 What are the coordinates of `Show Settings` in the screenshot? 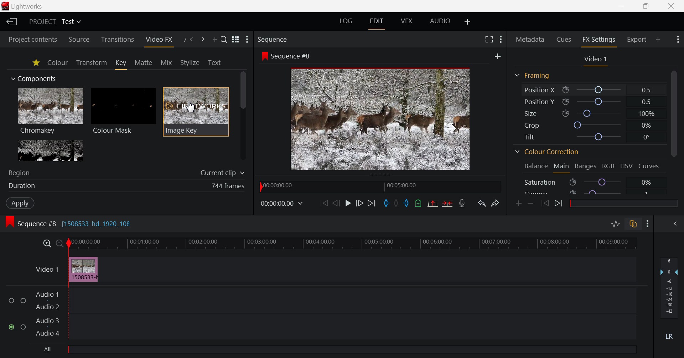 It's located at (249, 41).